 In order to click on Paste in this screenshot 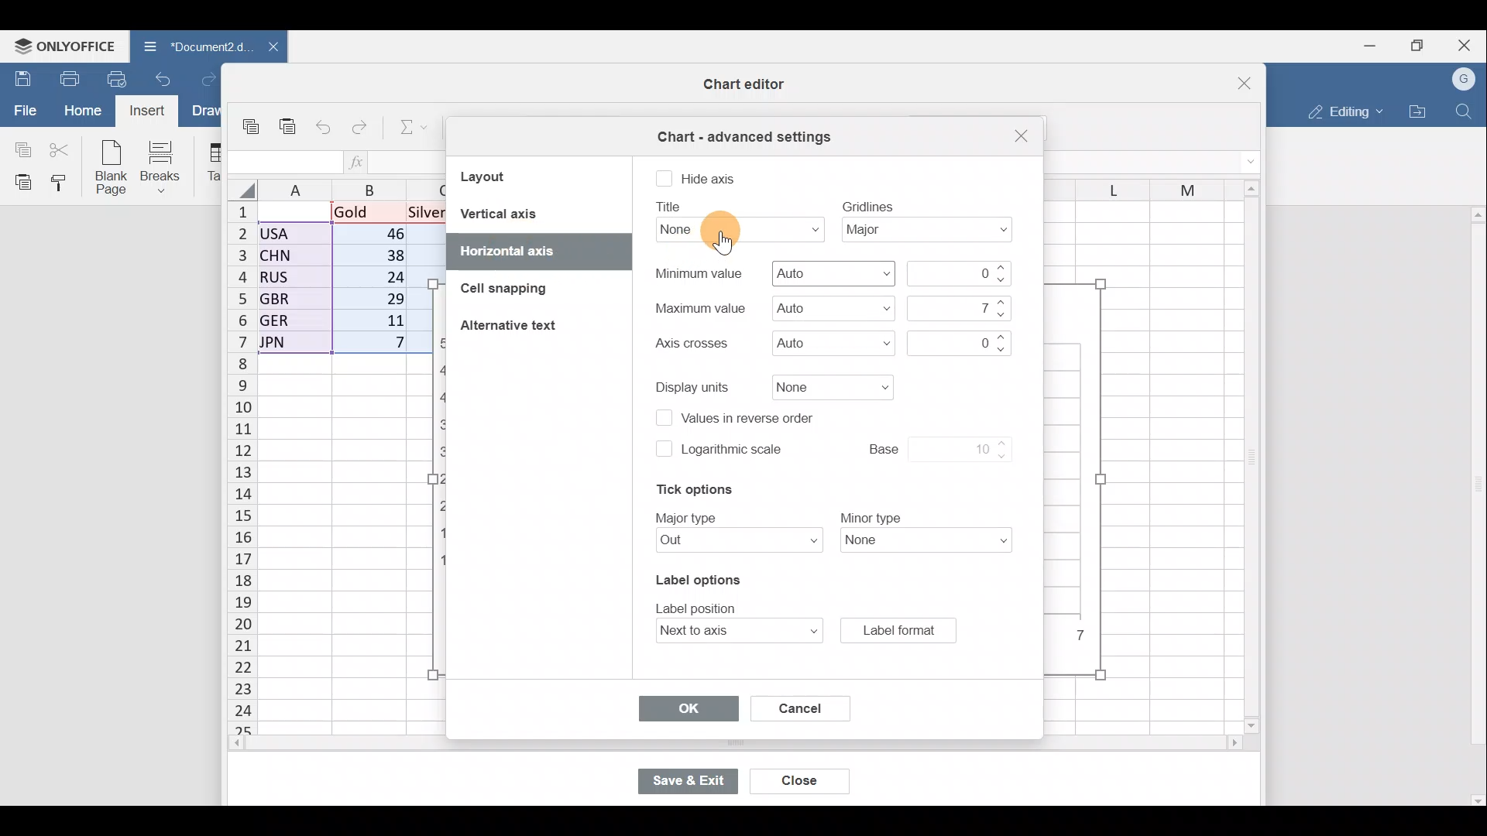, I will do `click(288, 119)`.